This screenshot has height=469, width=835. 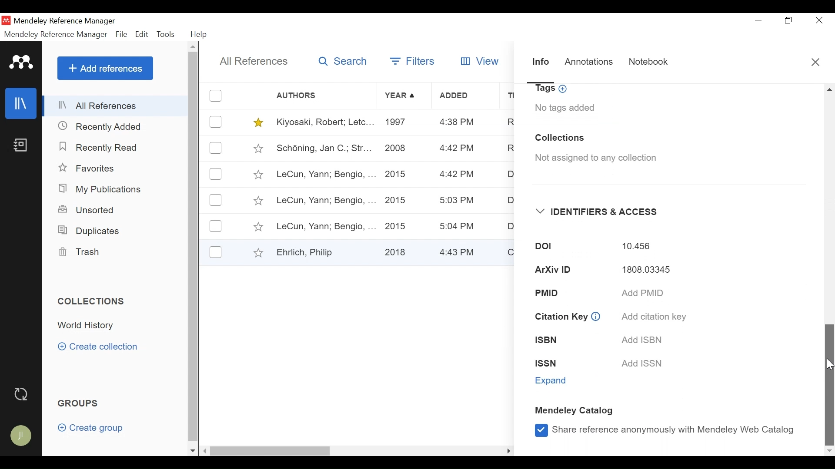 What do you see at coordinates (597, 212) in the screenshot?
I see `Identifiers & Access` at bounding box center [597, 212].